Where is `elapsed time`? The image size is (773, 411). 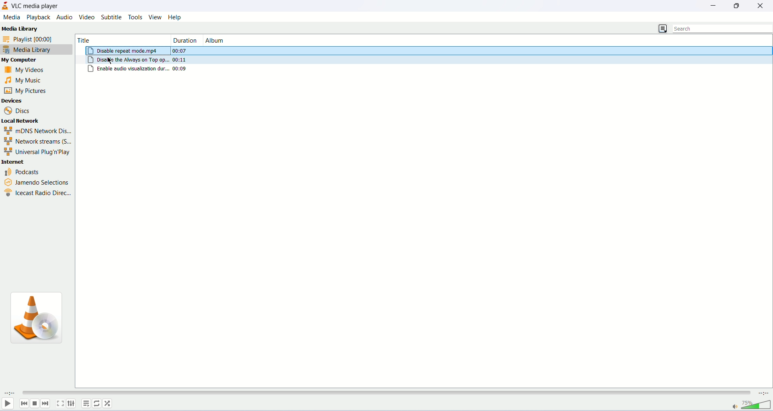 elapsed time is located at coordinates (10, 393).